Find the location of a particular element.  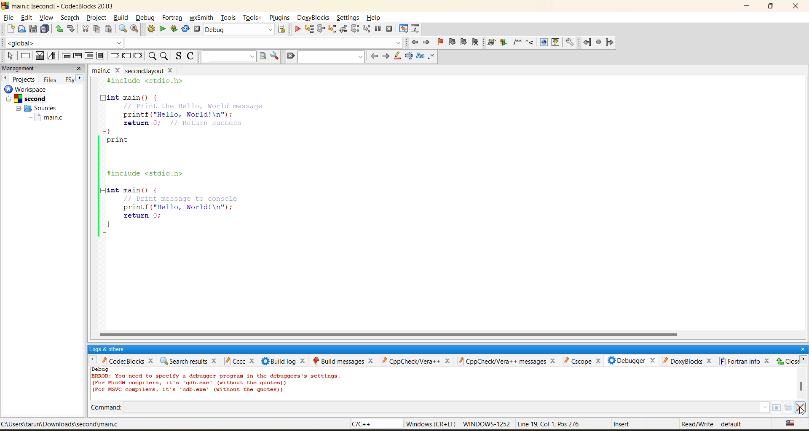

selection is located at coordinates (51, 56).